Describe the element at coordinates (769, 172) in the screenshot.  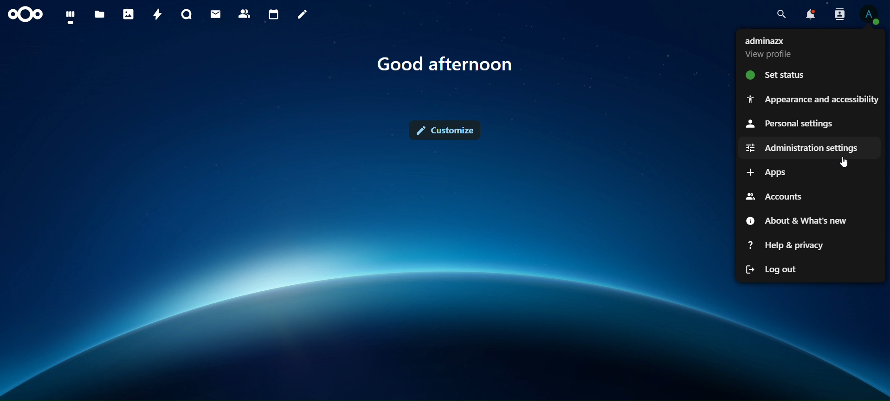
I see `apps` at that location.